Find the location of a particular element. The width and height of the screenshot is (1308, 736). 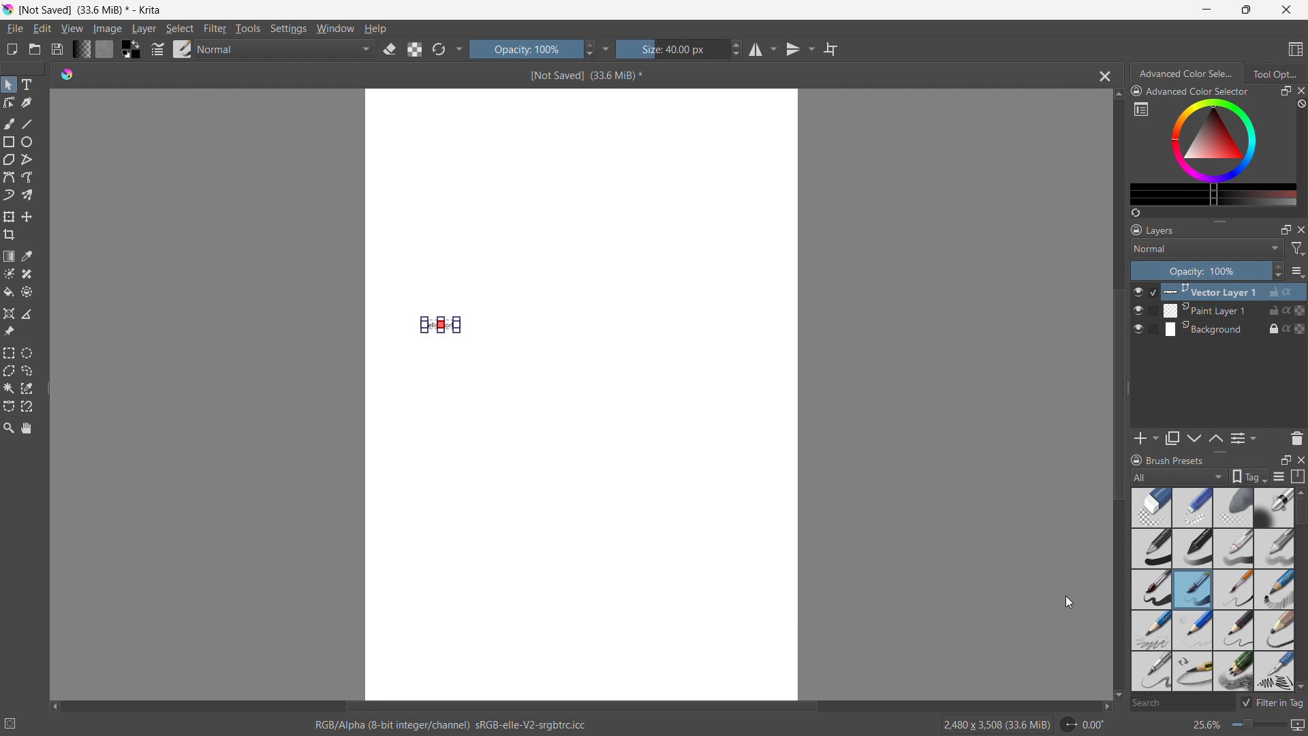

color wheels is located at coordinates (1213, 140).